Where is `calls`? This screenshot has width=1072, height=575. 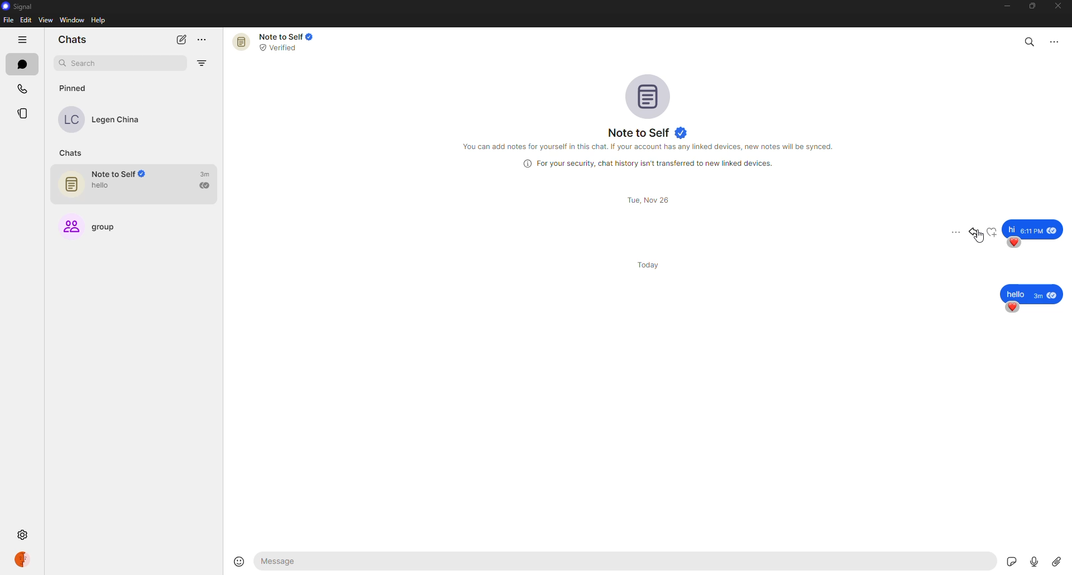
calls is located at coordinates (24, 87).